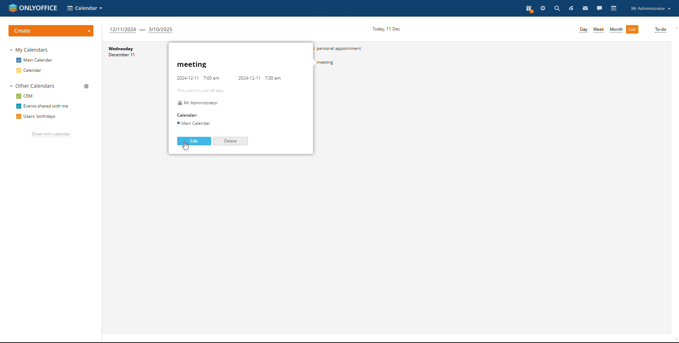  I want to click on settings, so click(544, 8).